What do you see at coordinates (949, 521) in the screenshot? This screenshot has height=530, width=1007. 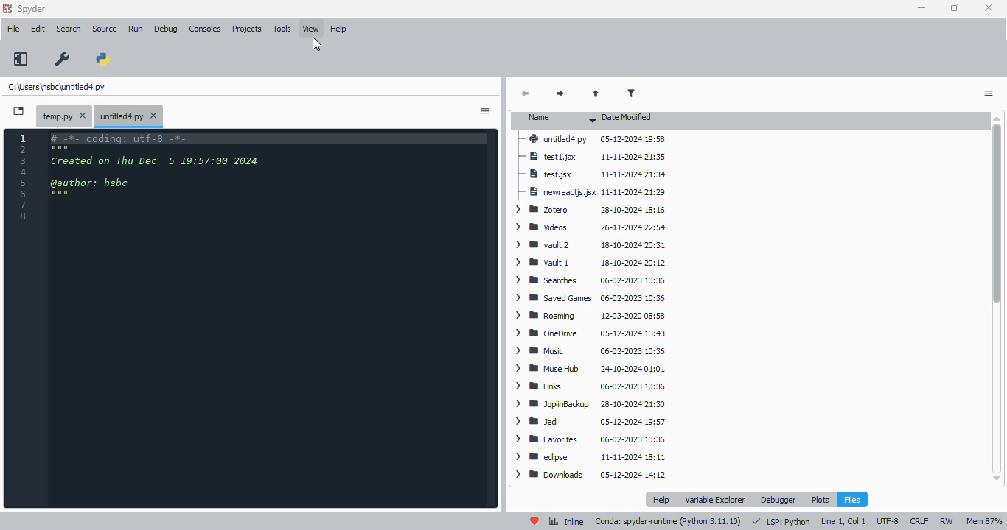 I see `RW` at bounding box center [949, 521].